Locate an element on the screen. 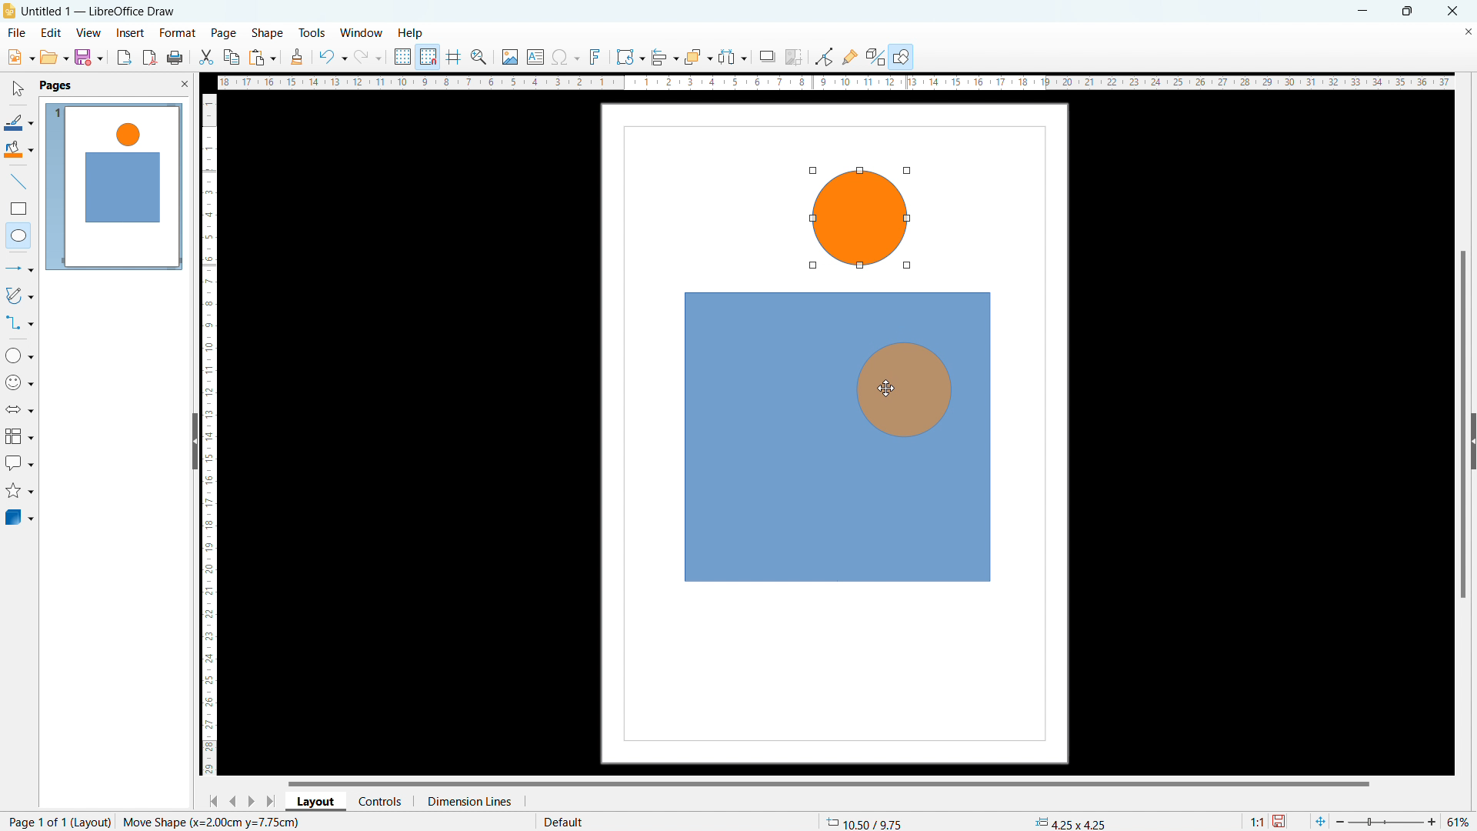  document title is located at coordinates (102, 11).